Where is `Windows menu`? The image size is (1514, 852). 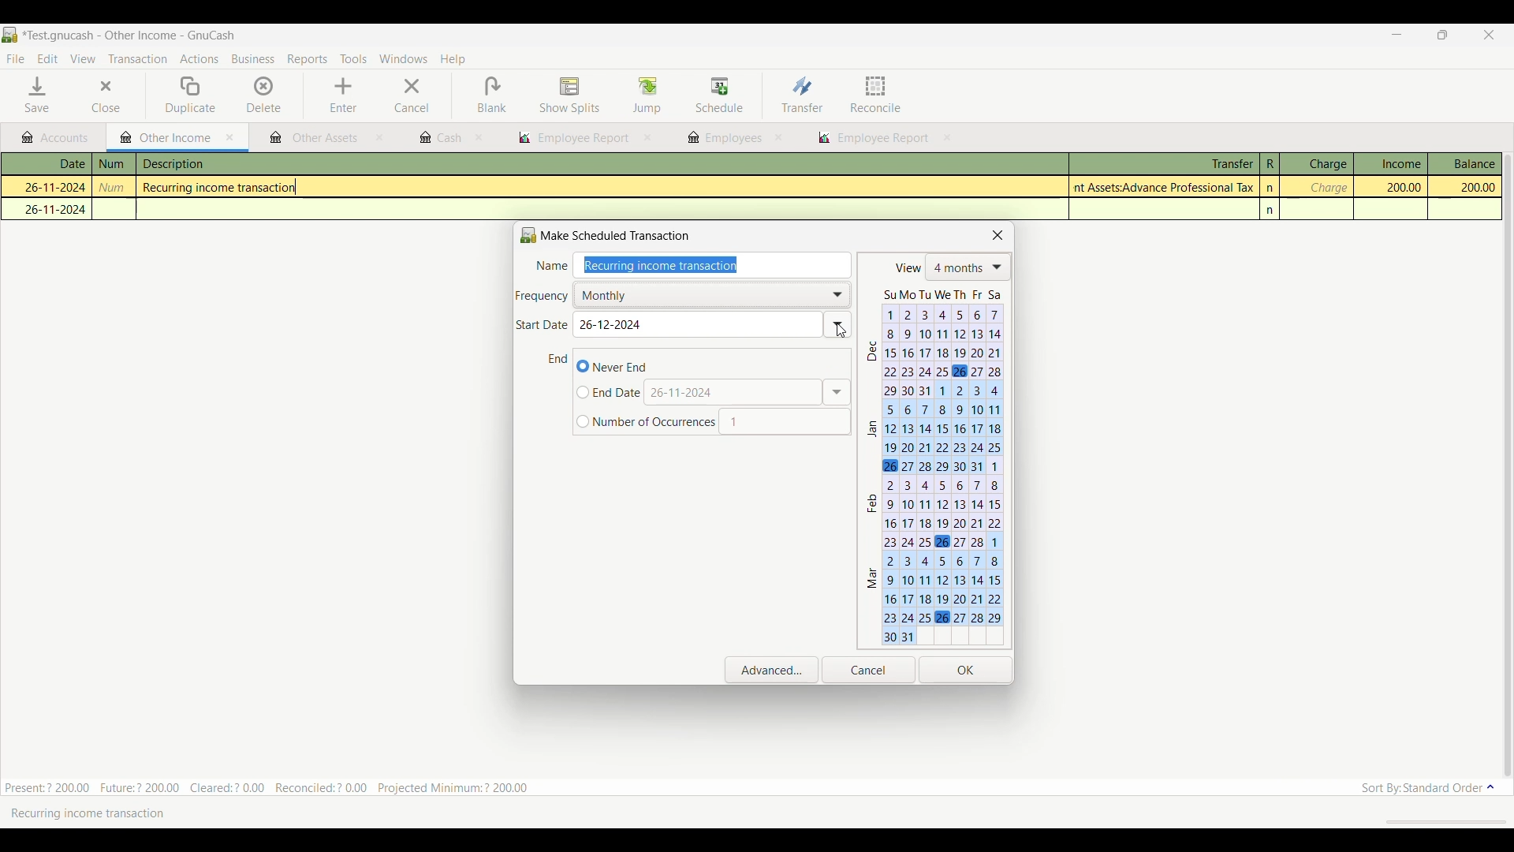 Windows menu is located at coordinates (403, 59).